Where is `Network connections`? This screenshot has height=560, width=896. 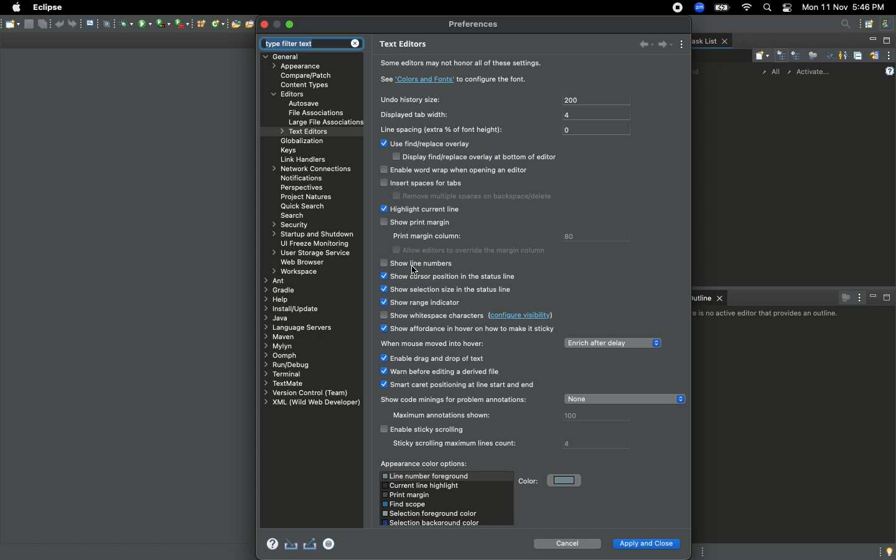 Network connections is located at coordinates (309, 169).